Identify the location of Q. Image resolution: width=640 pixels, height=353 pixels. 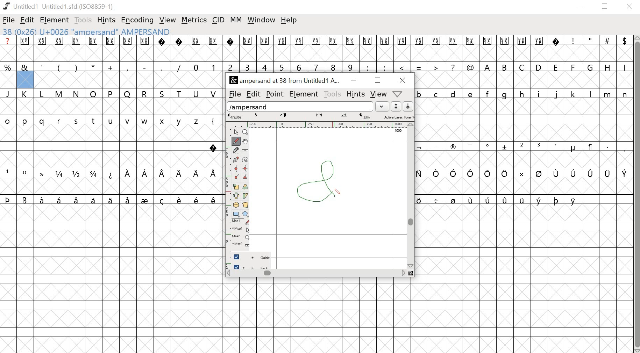
(127, 94).